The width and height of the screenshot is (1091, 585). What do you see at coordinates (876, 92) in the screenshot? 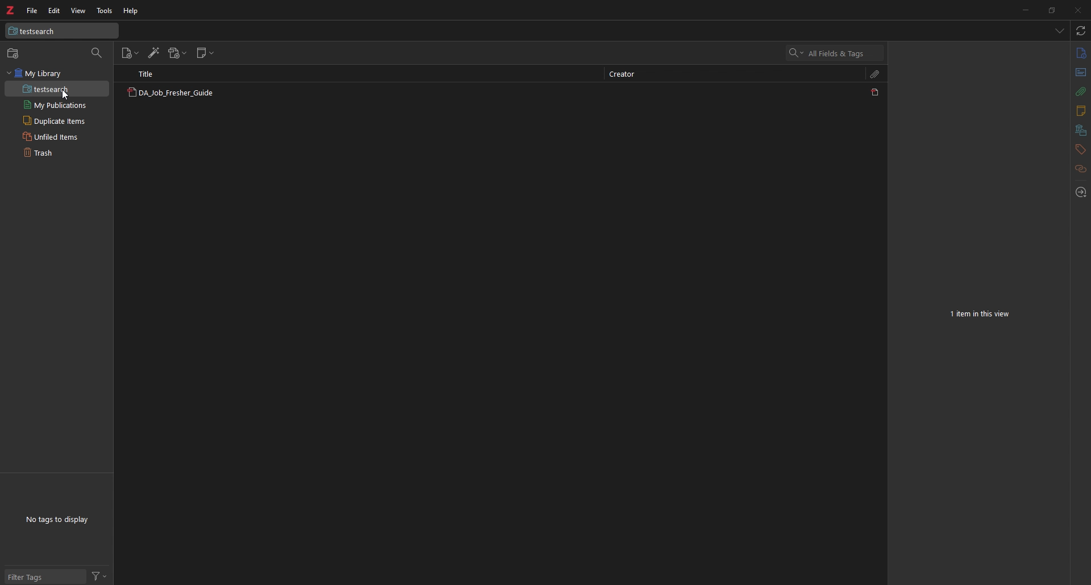
I see `pdf` at bounding box center [876, 92].